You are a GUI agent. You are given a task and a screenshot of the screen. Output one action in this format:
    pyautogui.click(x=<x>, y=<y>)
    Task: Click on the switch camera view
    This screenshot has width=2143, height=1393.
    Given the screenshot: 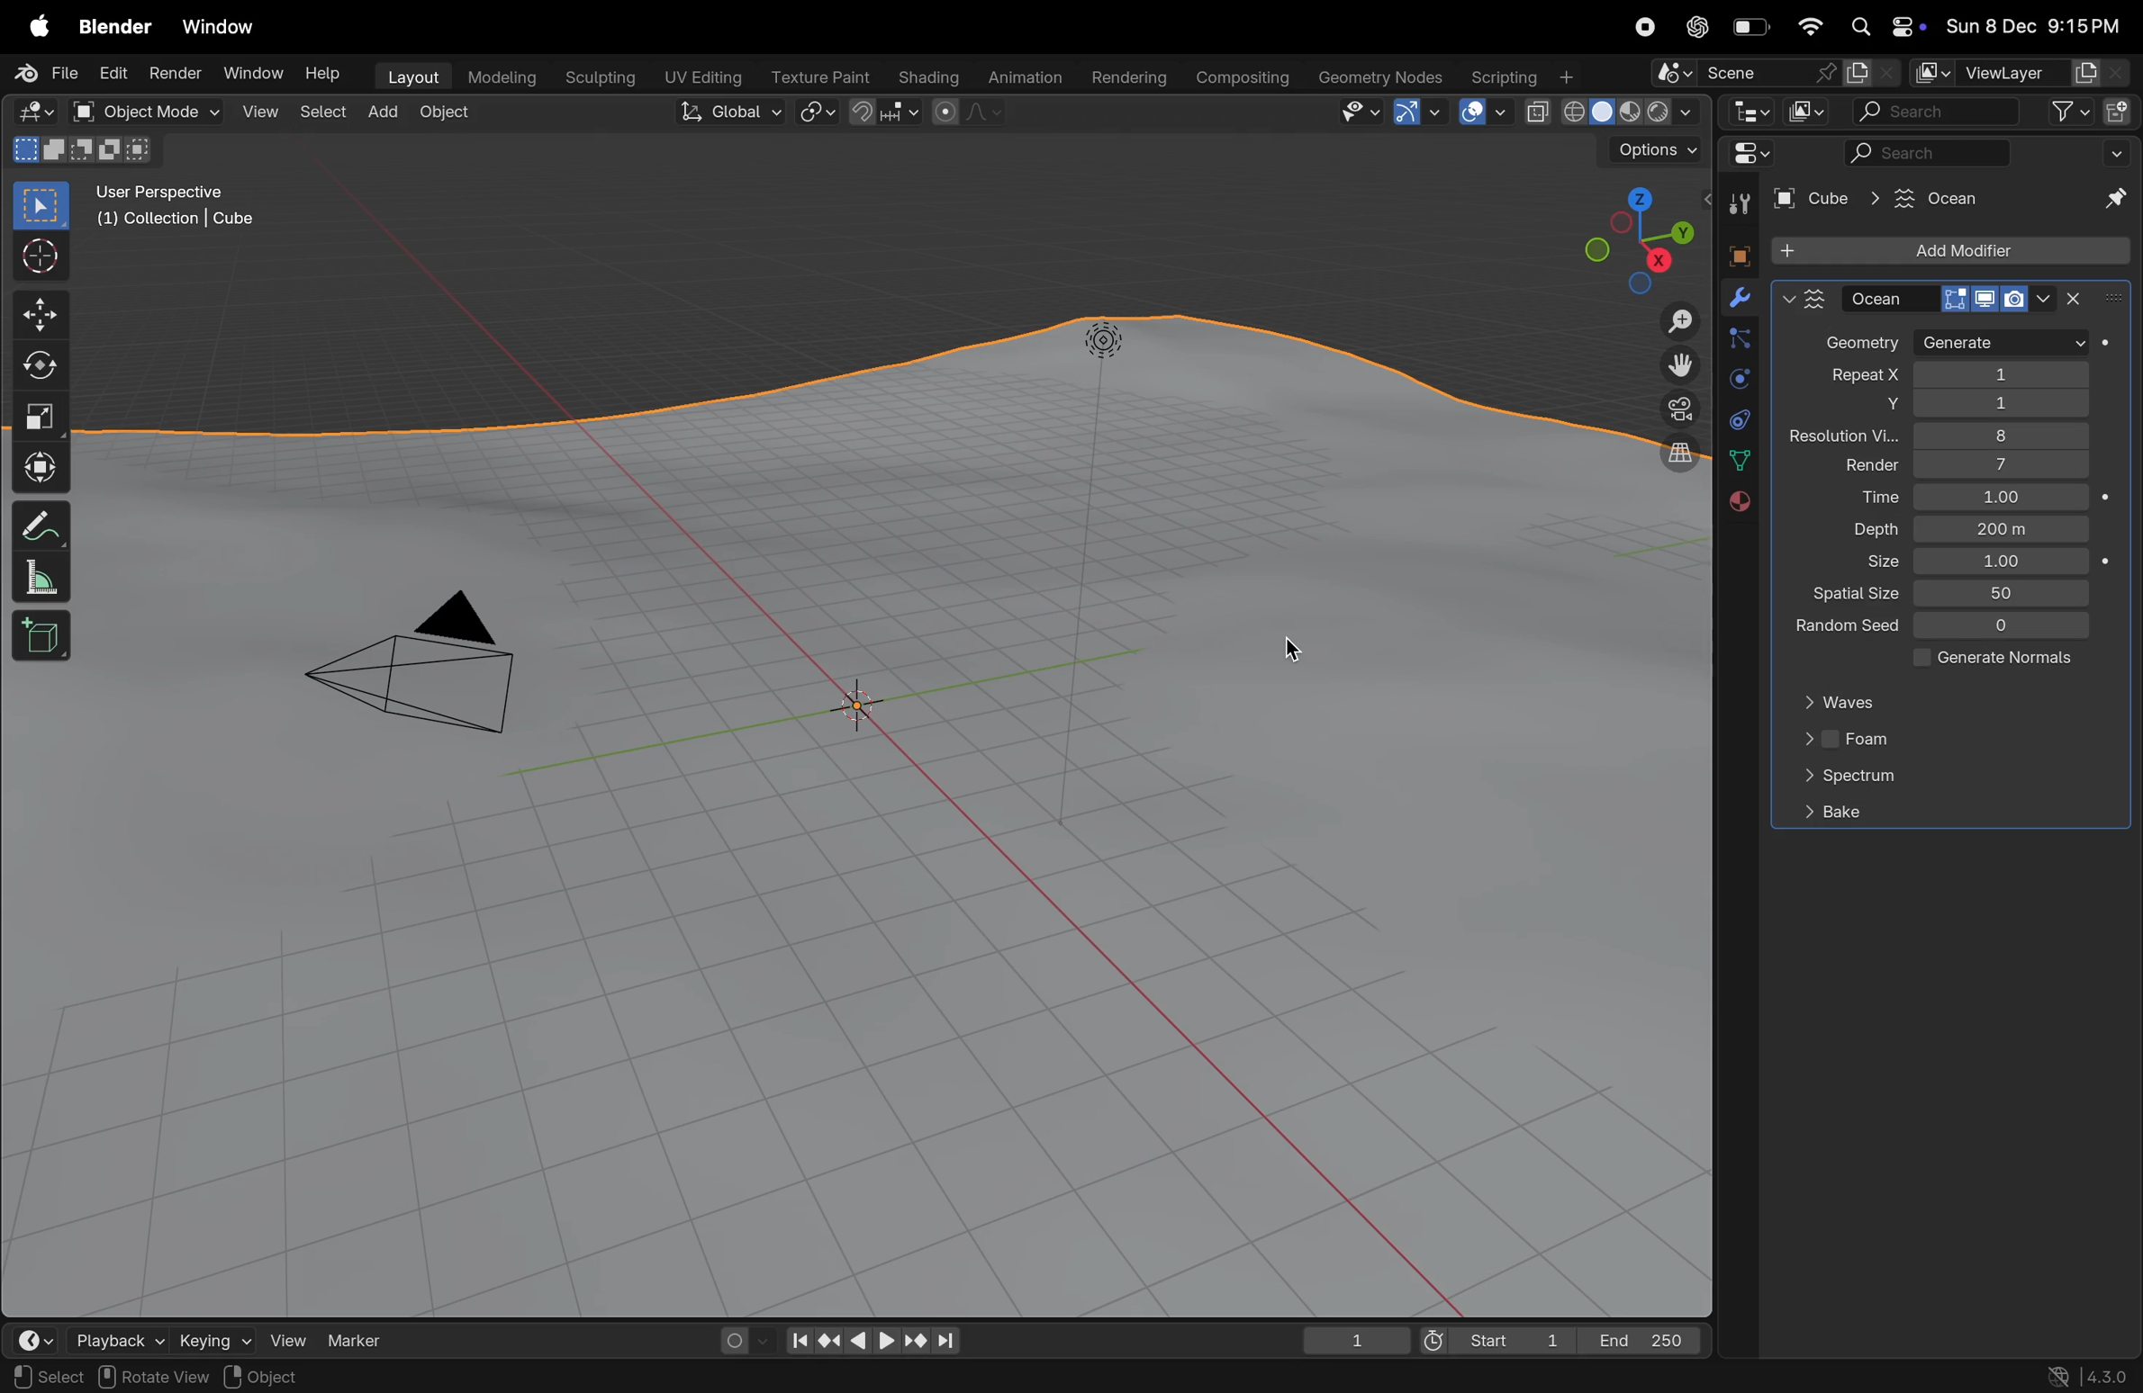 What is the action you would take?
    pyautogui.click(x=1673, y=408)
    